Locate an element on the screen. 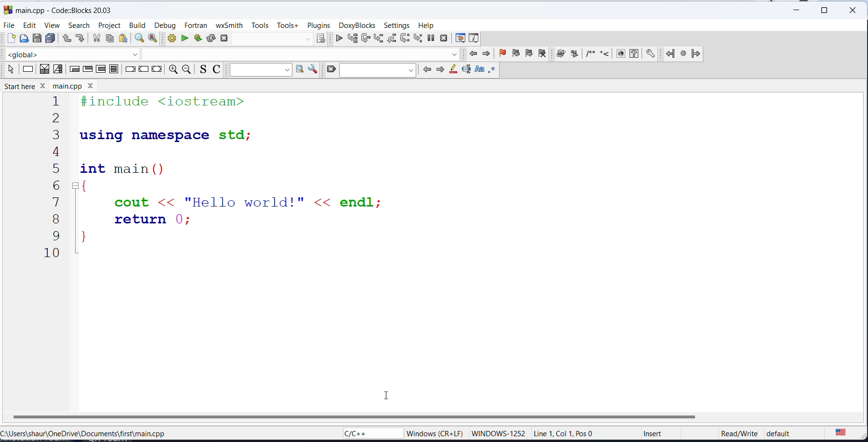  STEP OUT is located at coordinates (393, 39).